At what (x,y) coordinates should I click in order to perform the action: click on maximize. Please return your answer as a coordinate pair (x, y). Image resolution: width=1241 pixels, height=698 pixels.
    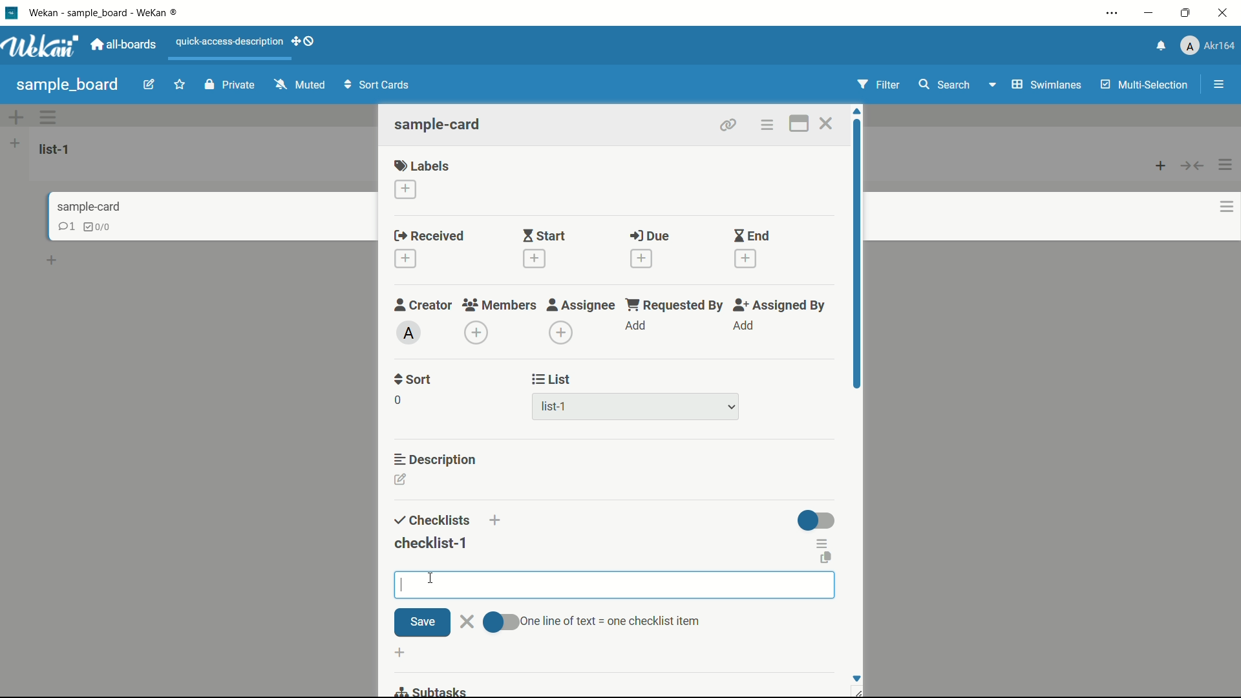
    Looking at the image, I should click on (1188, 14).